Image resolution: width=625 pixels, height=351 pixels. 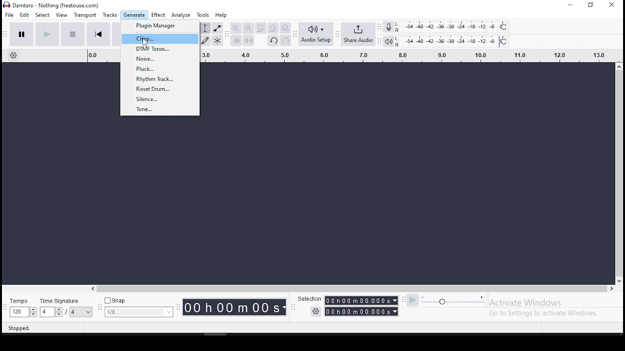 What do you see at coordinates (272, 40) in the screenshot?
I see `undo` at bounding box center [272, 40].